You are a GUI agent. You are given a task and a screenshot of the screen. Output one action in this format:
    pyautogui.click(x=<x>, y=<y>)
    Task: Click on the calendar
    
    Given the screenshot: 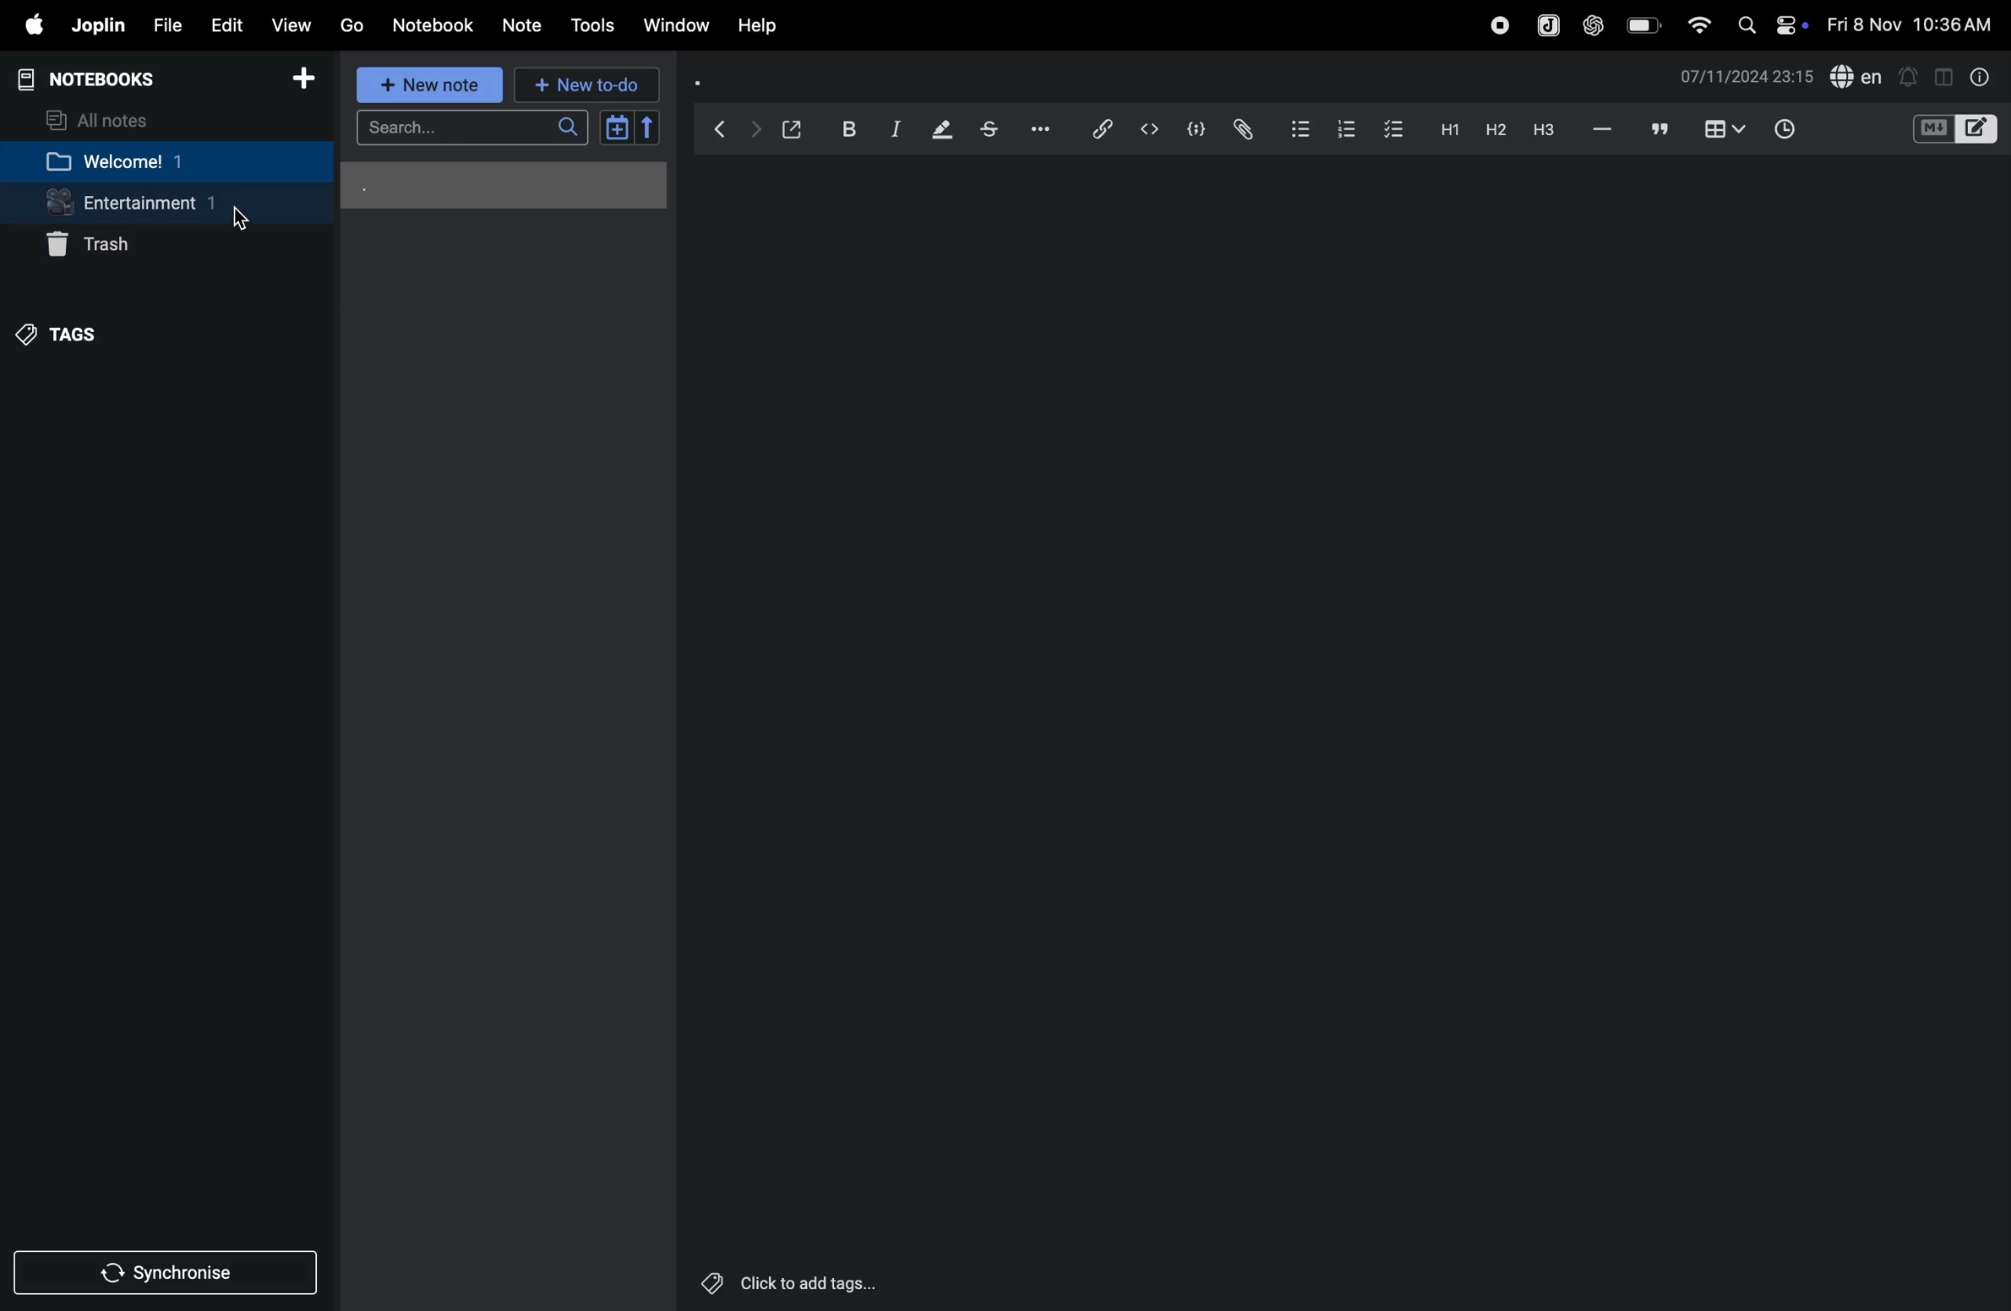 What is the action you would take?
    pyautogui.click(x=626, y=128)
    